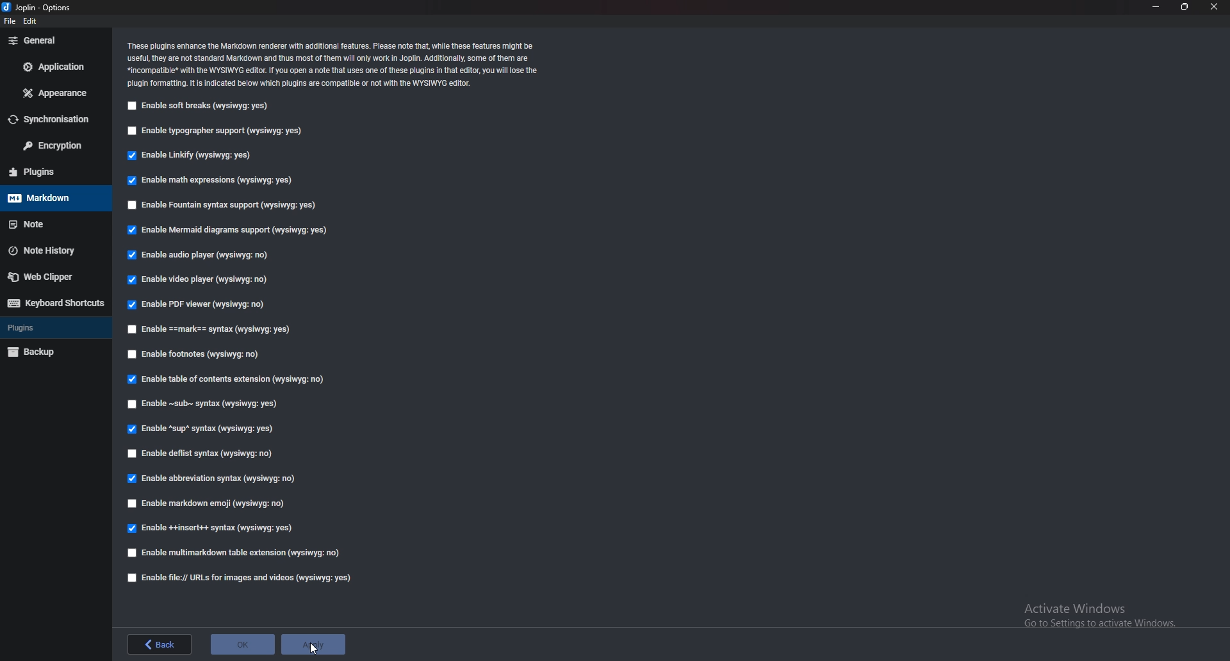 This screenshot has width=1230, height=661. Describe the element at coordinates (218, 329) in the screenshot. I see `Enable Mark Syntax` at that location.